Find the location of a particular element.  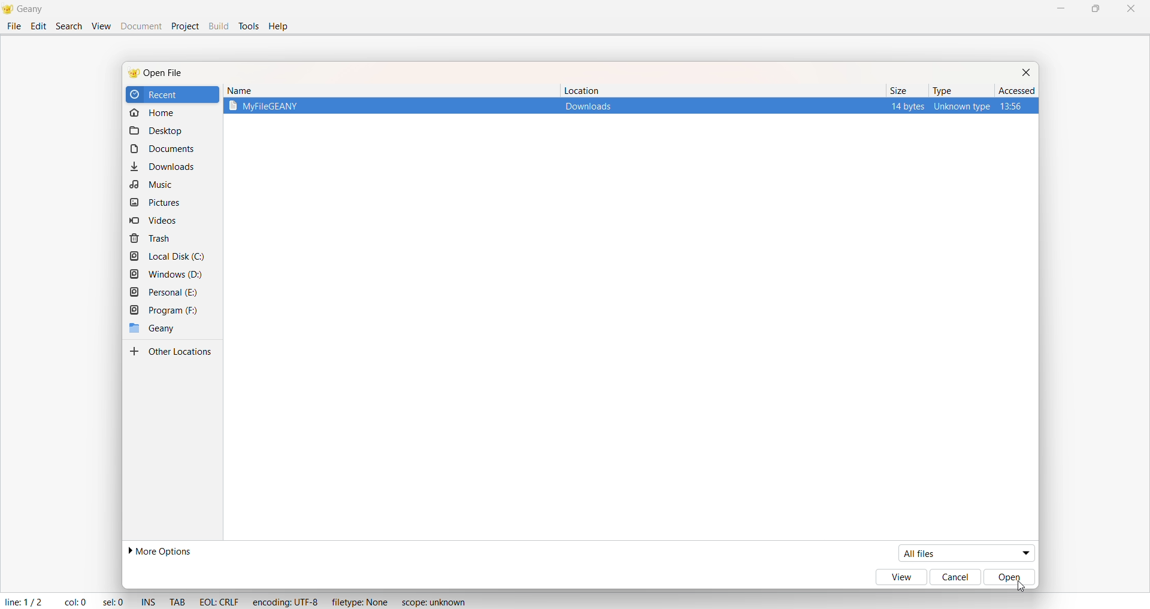

desktop is located at coordinates (158, 133).